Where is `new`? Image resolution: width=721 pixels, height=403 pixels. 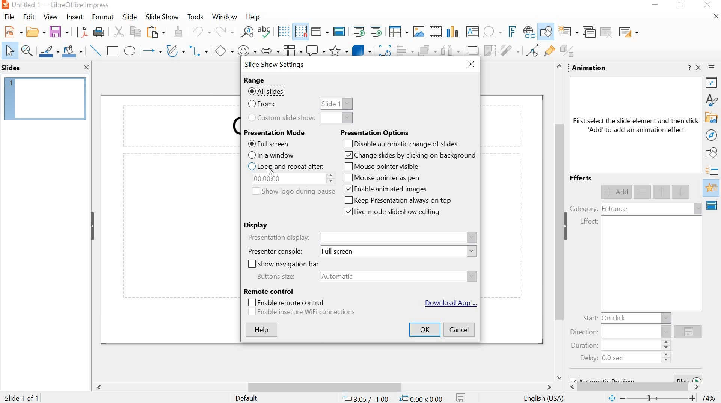 new is located at coordinates (12, 32).